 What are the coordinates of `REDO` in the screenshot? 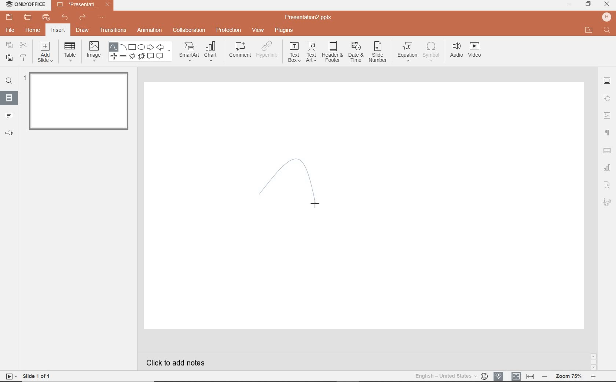 It's located at (82, 18).